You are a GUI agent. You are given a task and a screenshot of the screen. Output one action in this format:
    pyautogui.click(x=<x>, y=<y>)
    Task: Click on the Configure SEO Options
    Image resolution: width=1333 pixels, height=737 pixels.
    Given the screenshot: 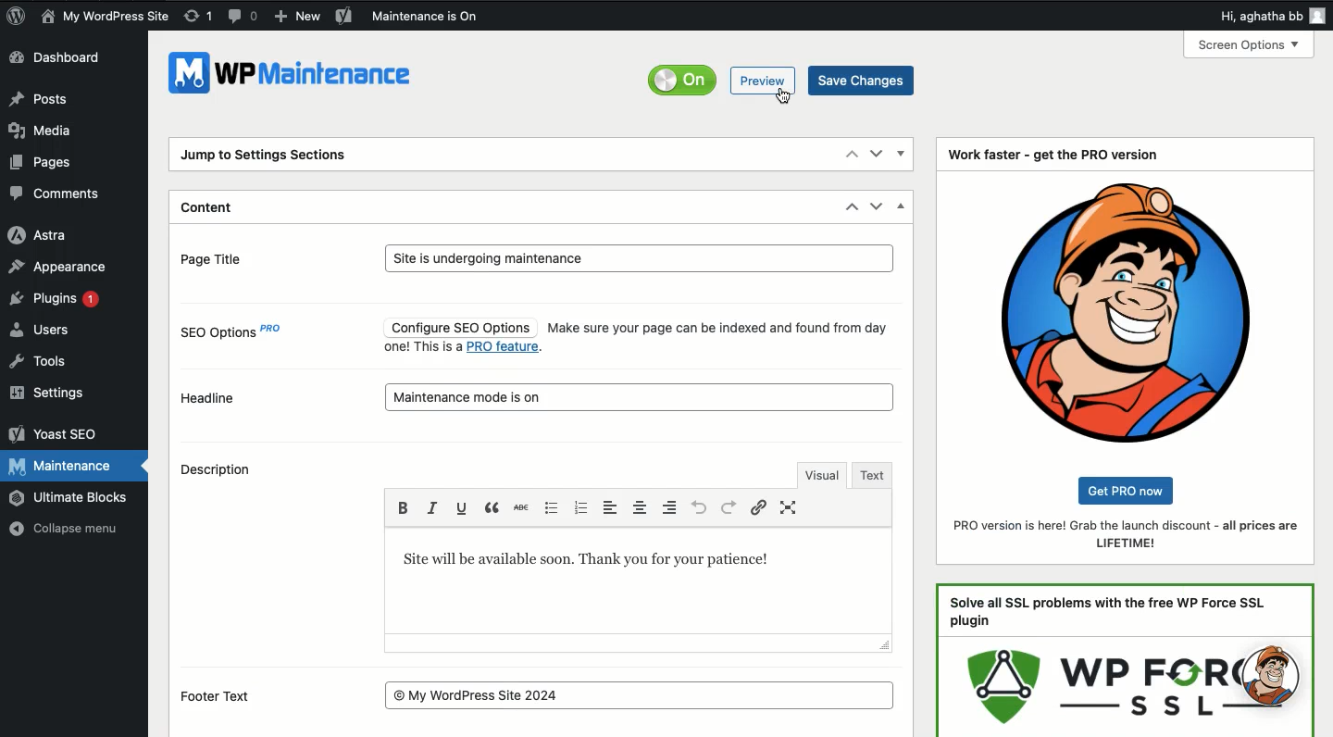 What is the action you would take?
    pyautogui.click(x=458, y=327)
    